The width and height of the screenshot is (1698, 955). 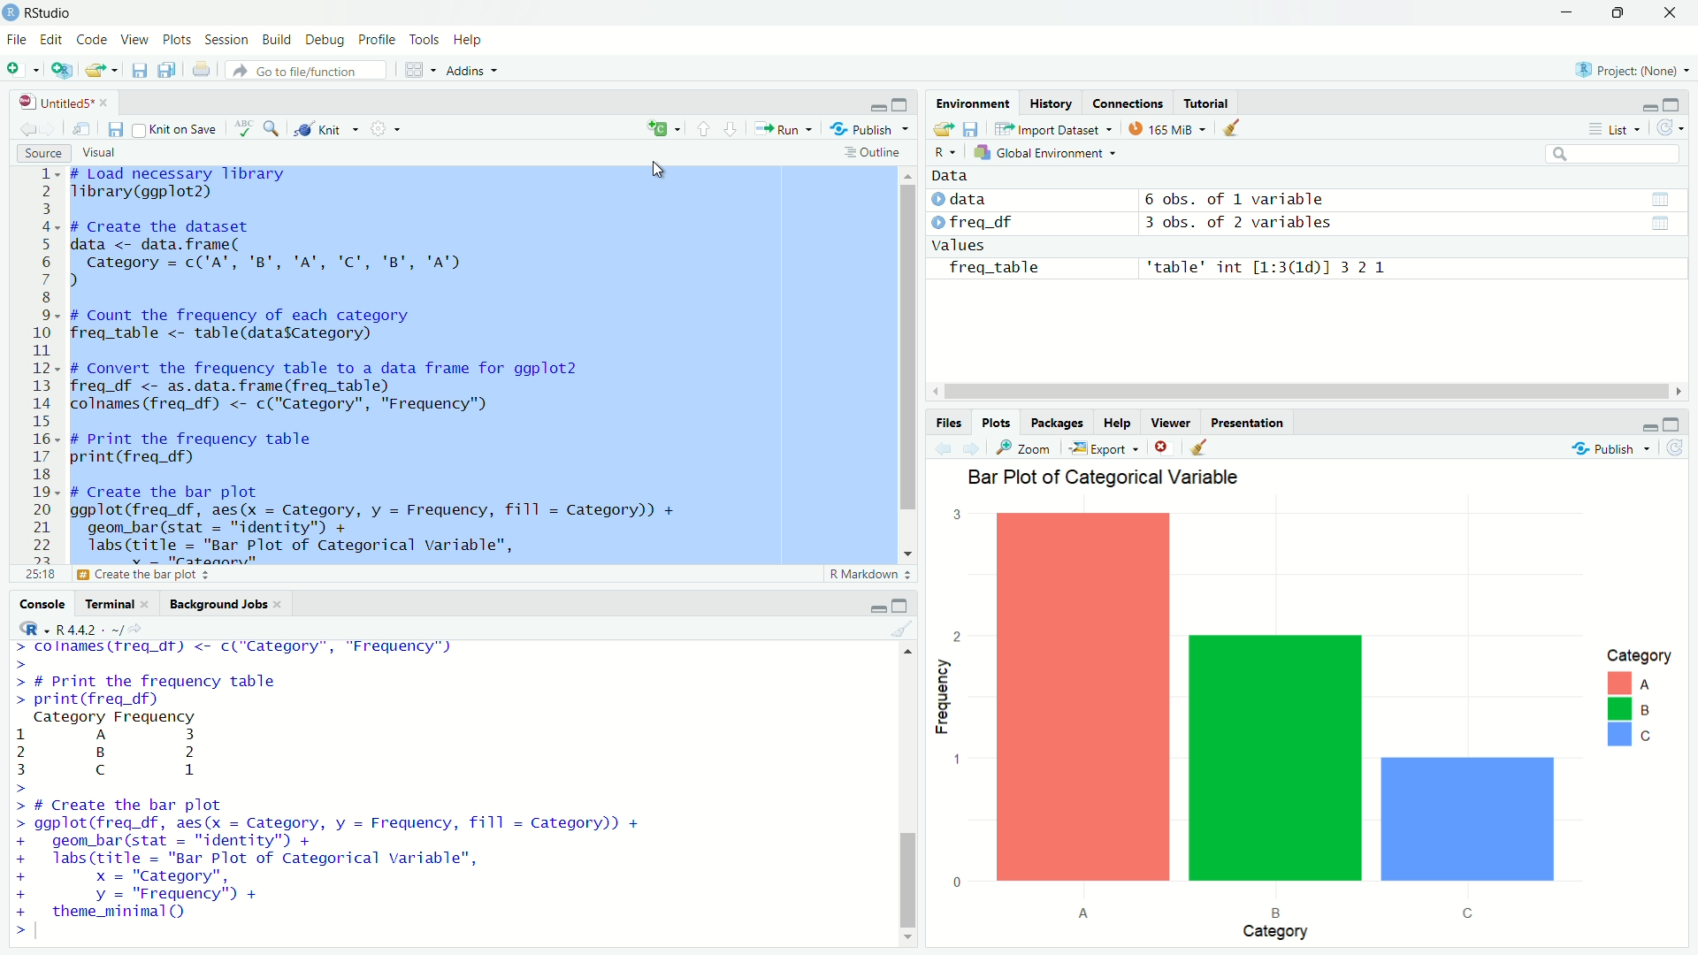 I want to click on open file, so click(x=102, y=70).